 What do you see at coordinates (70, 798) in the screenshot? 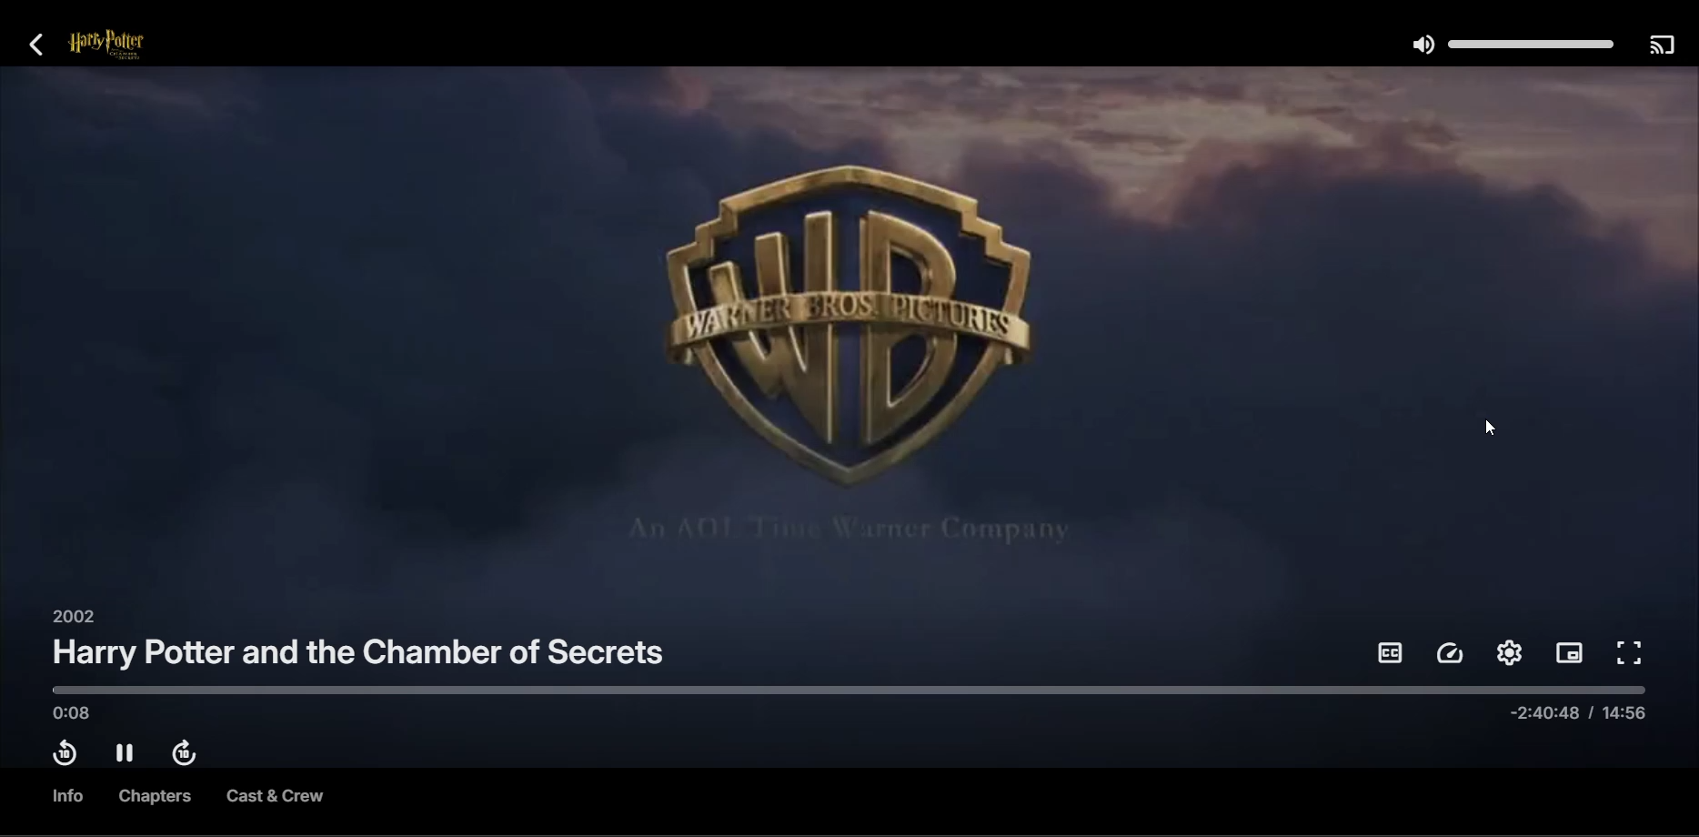
I see `` at bounding box center [70, 798].